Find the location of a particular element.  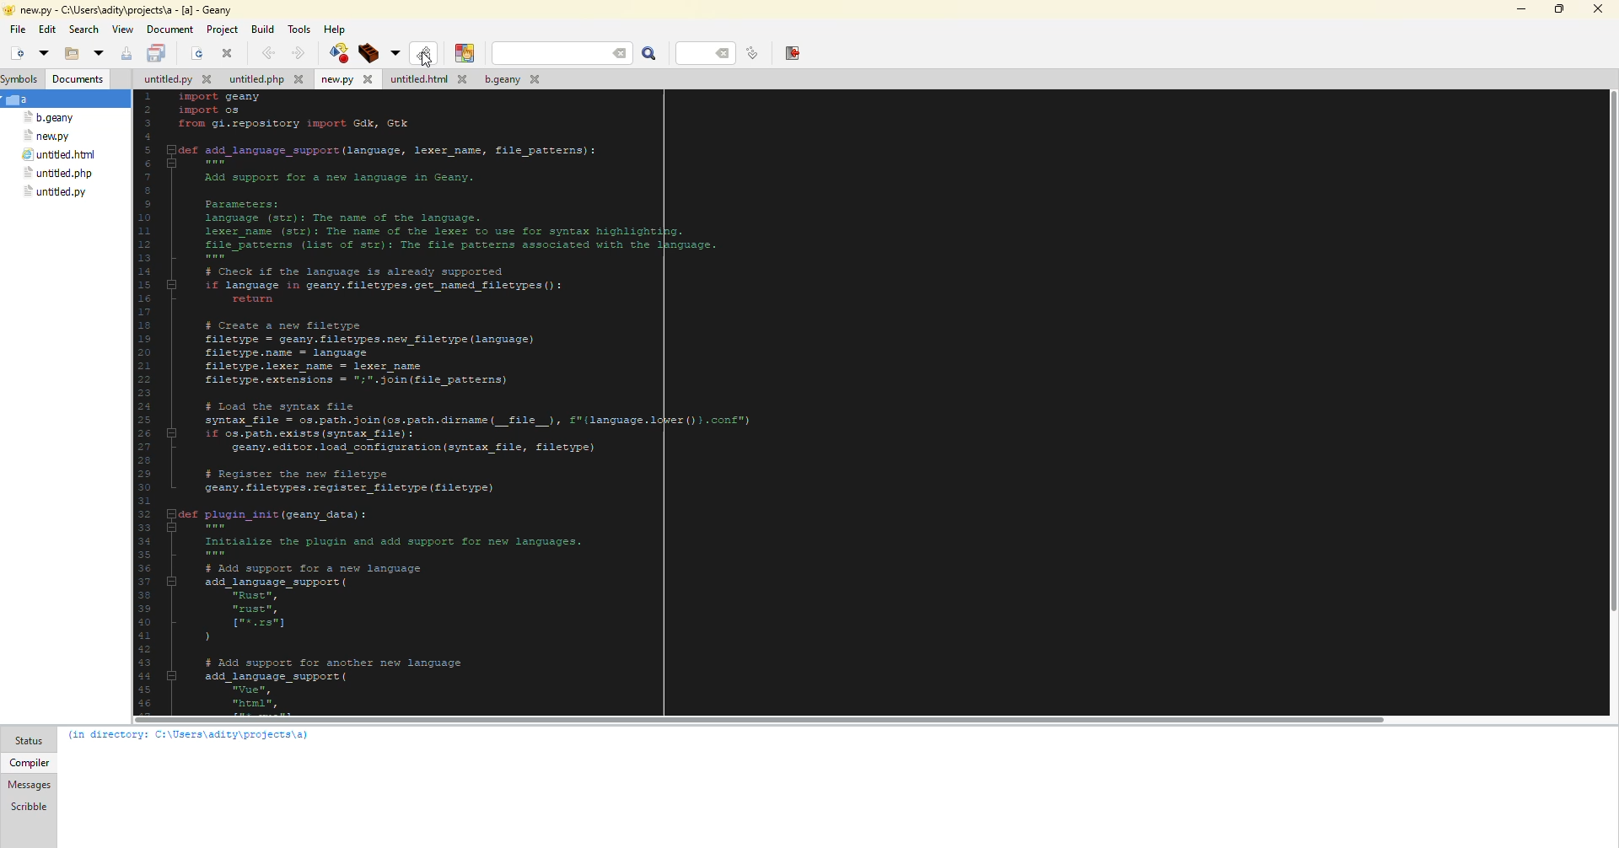

edit is located at coordinates (48, 30).